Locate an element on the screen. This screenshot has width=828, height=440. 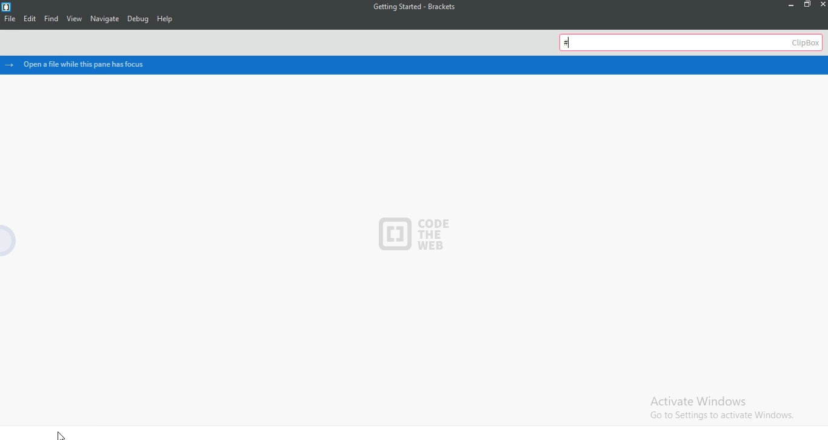
find is located at coordinates (52, 21).